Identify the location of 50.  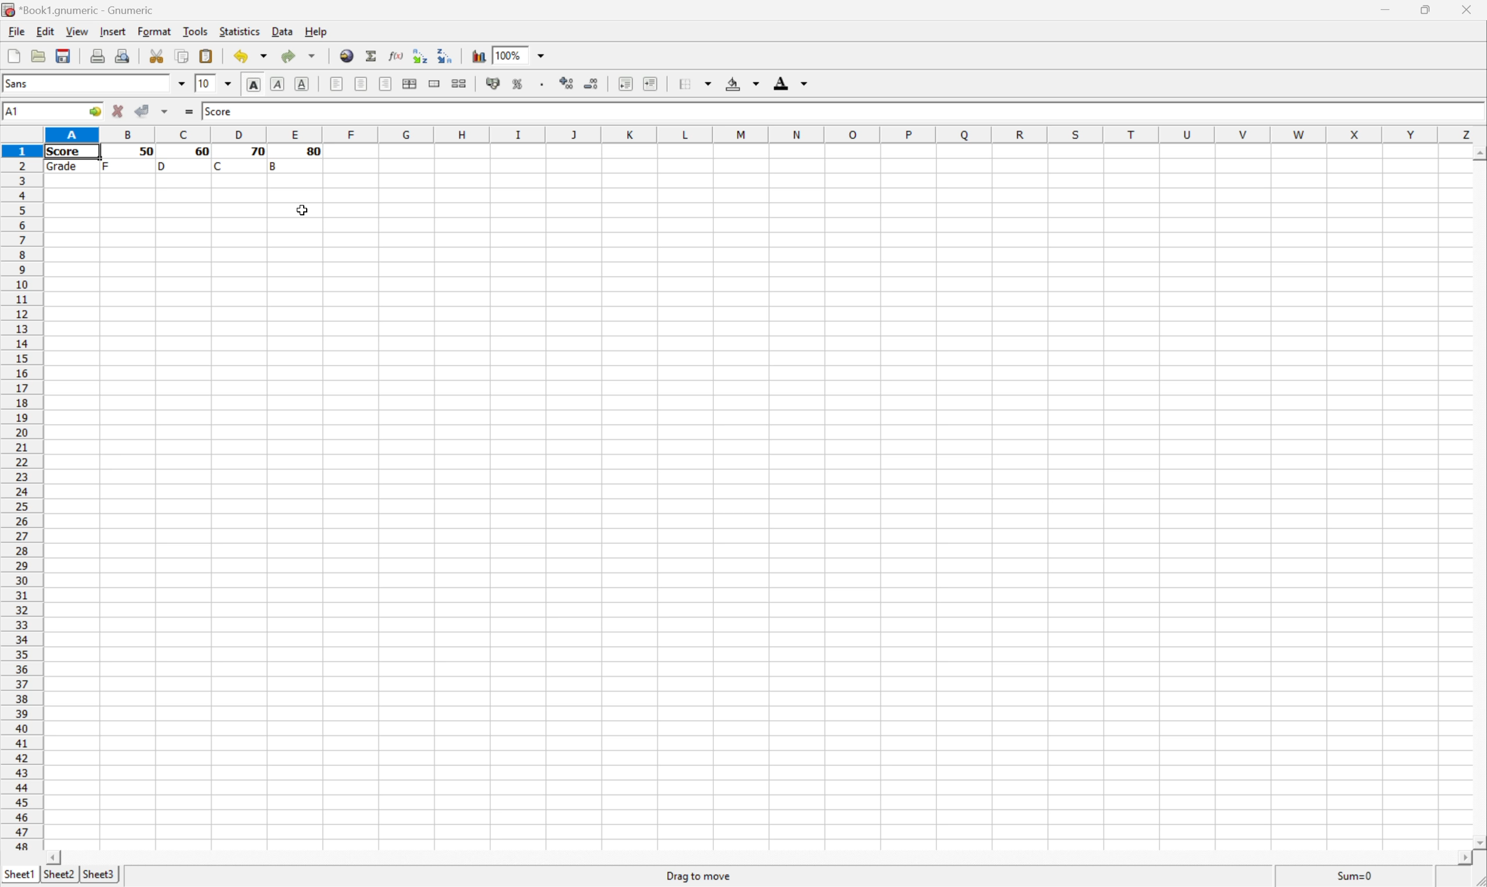
(147, 151).